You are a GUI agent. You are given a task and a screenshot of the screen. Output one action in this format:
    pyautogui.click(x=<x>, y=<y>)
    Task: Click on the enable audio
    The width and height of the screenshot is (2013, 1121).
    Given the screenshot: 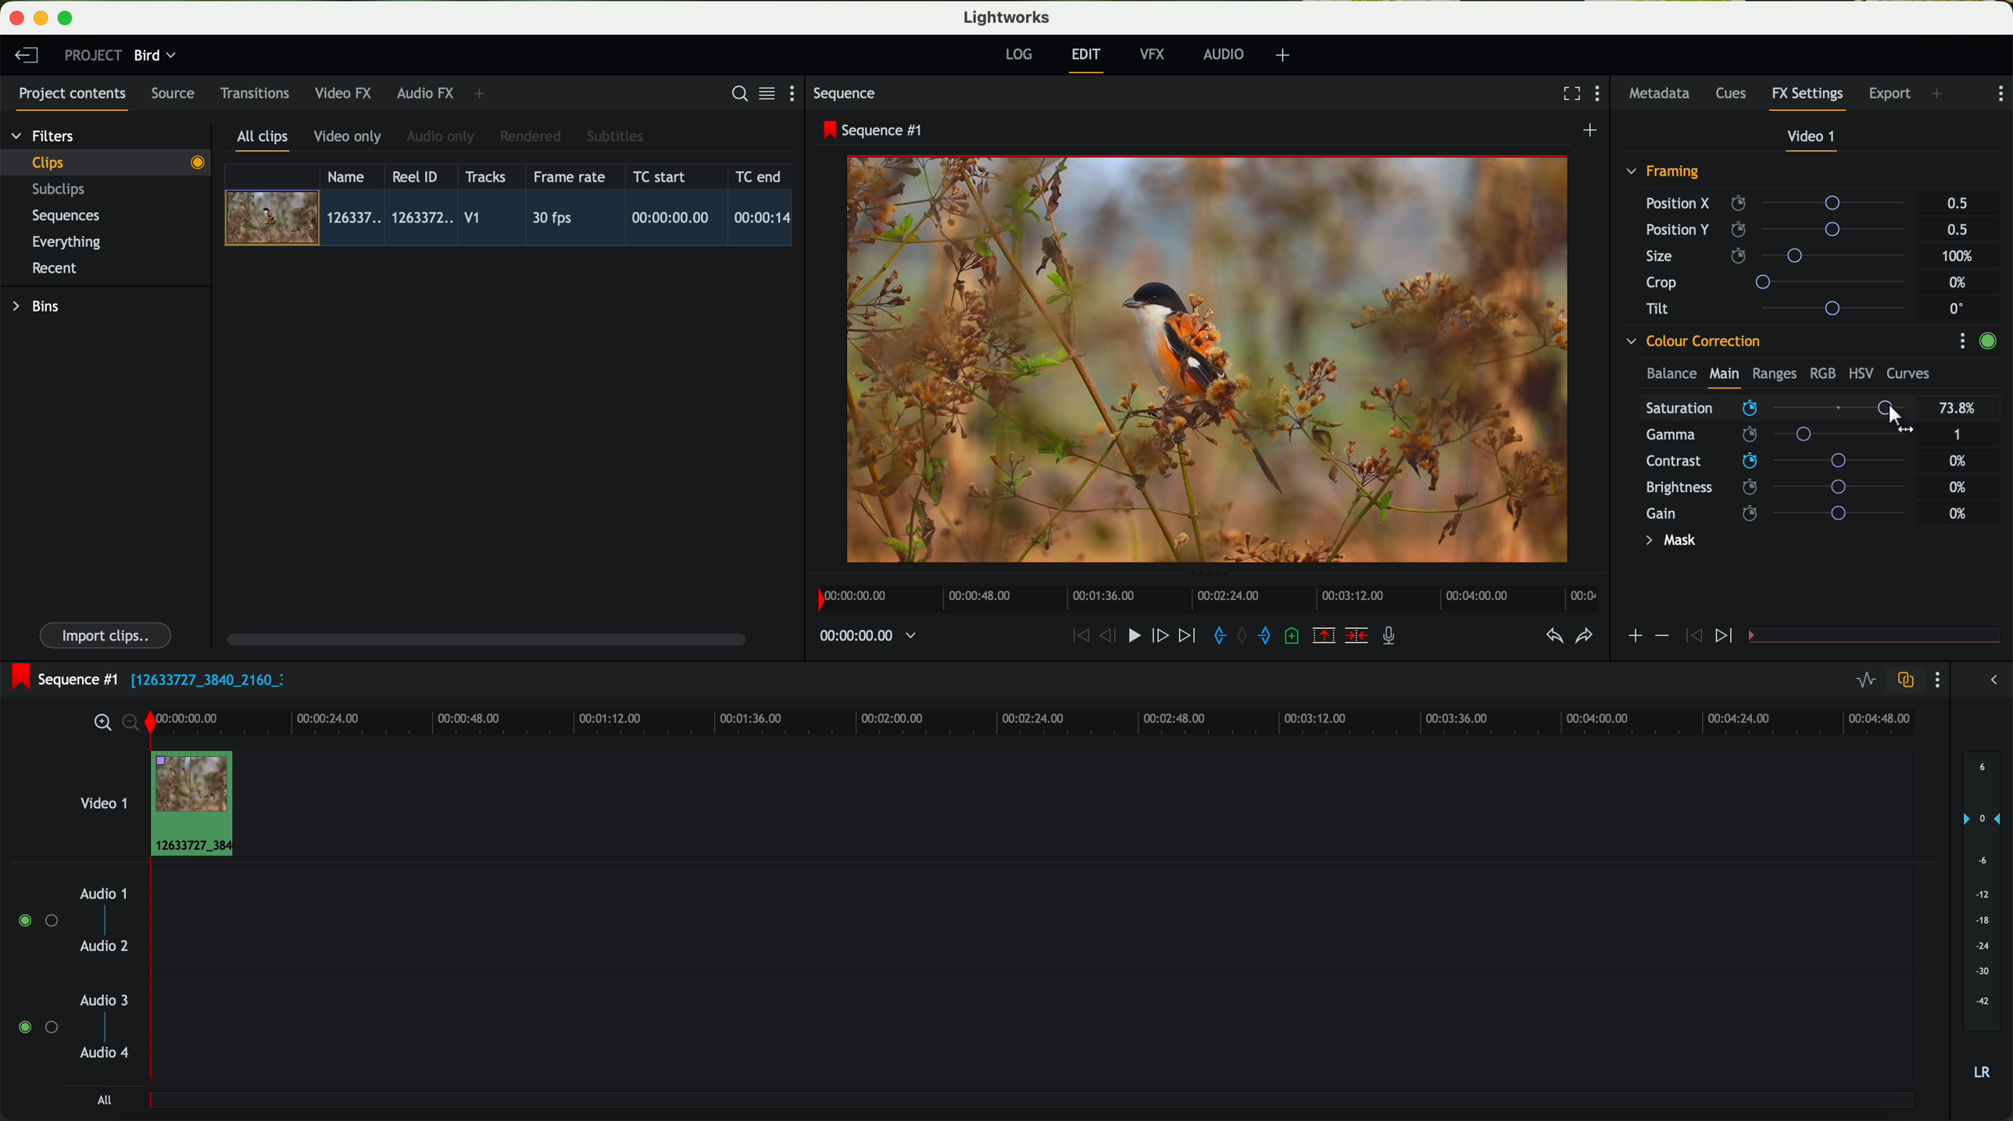 What is the action you would take?
    pyautogui.click(x=37, y=1026)
    